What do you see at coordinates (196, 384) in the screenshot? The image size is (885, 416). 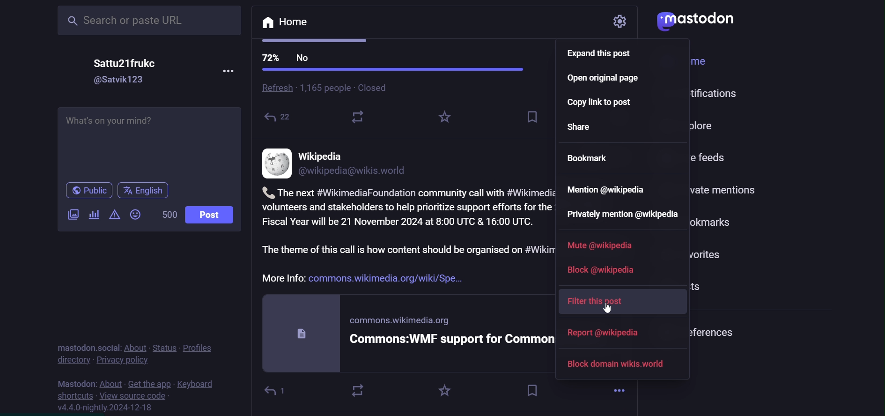 I see `keyboard` at bounding box center [196, 384].